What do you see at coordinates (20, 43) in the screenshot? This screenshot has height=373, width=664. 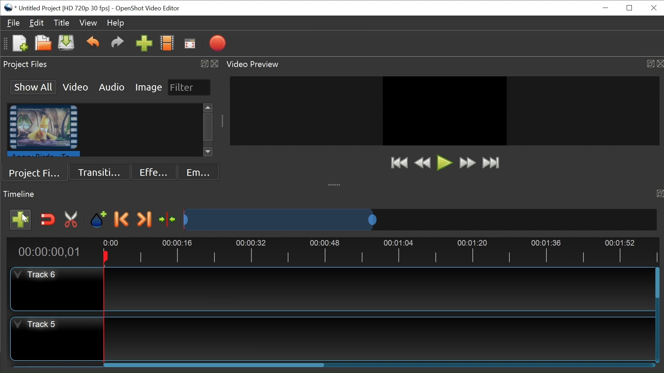 I see `New File` at bounding box center [20, 43].